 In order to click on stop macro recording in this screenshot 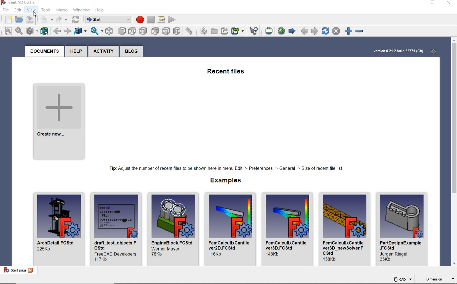, I will do `click(151, 20)`.